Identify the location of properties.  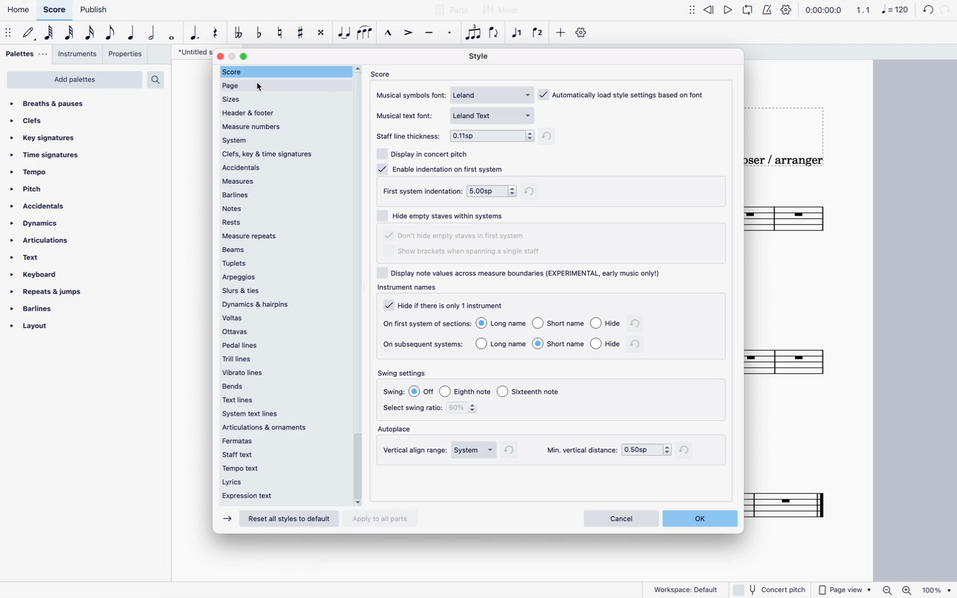
(127, 54).